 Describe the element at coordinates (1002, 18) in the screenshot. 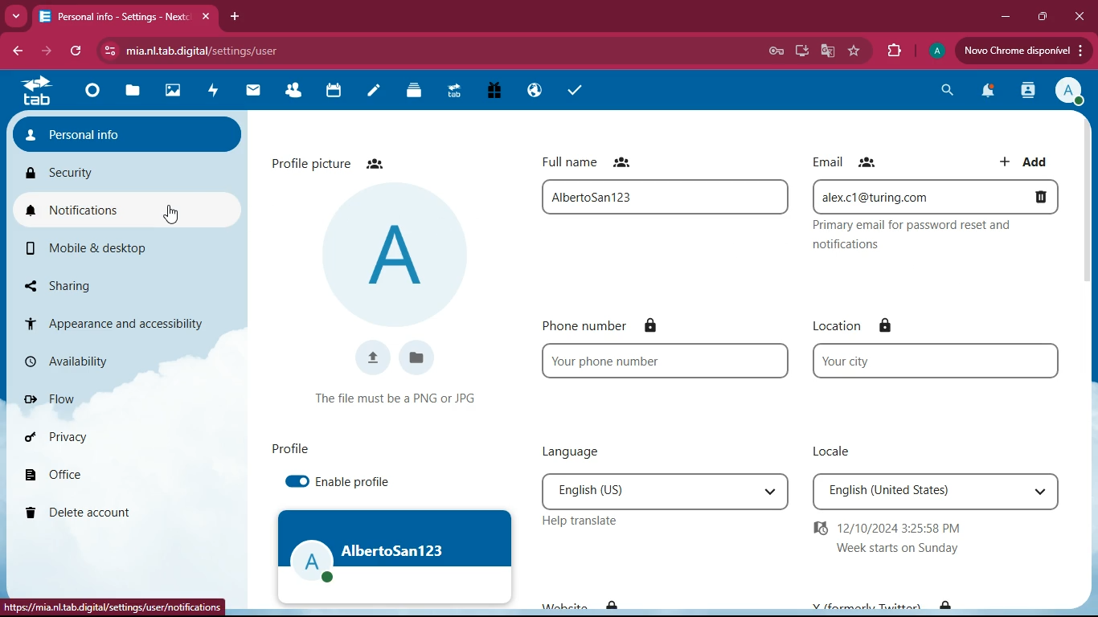

I see `minimize` at that location.